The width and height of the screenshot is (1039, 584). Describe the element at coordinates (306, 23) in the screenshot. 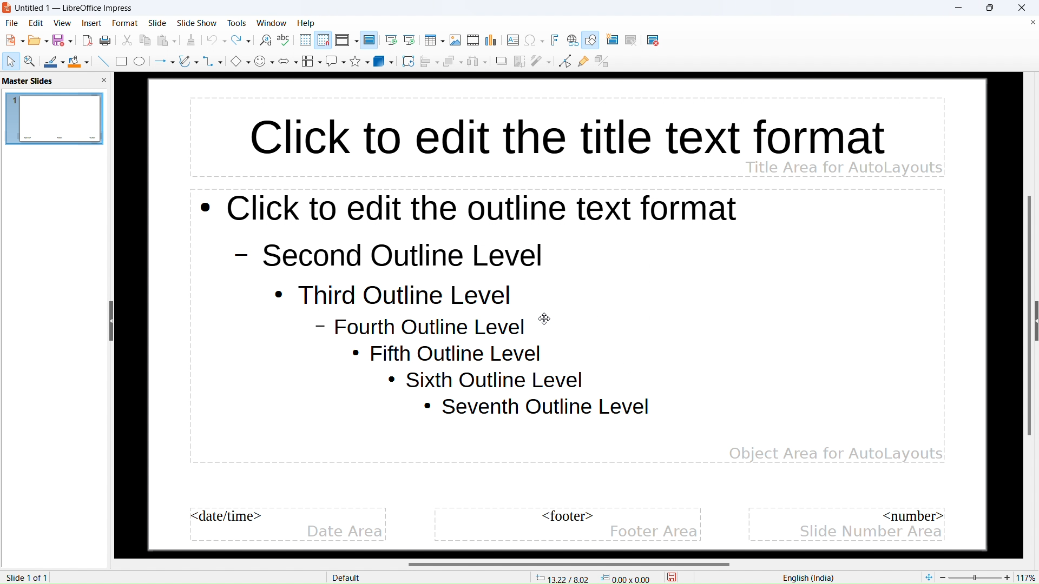

I see `help` at that location.